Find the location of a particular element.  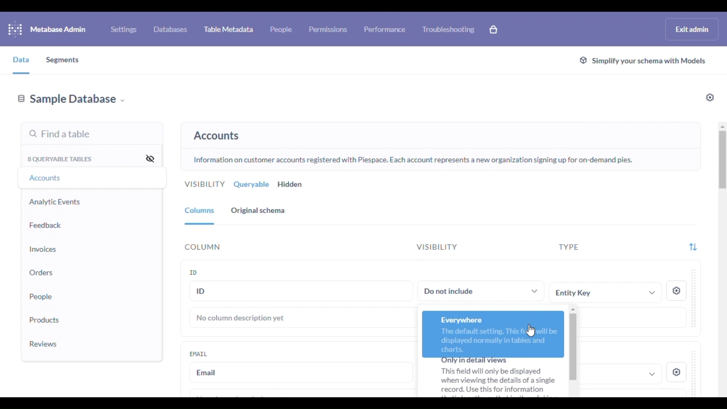

cursor is located at coordinates (530, 330).